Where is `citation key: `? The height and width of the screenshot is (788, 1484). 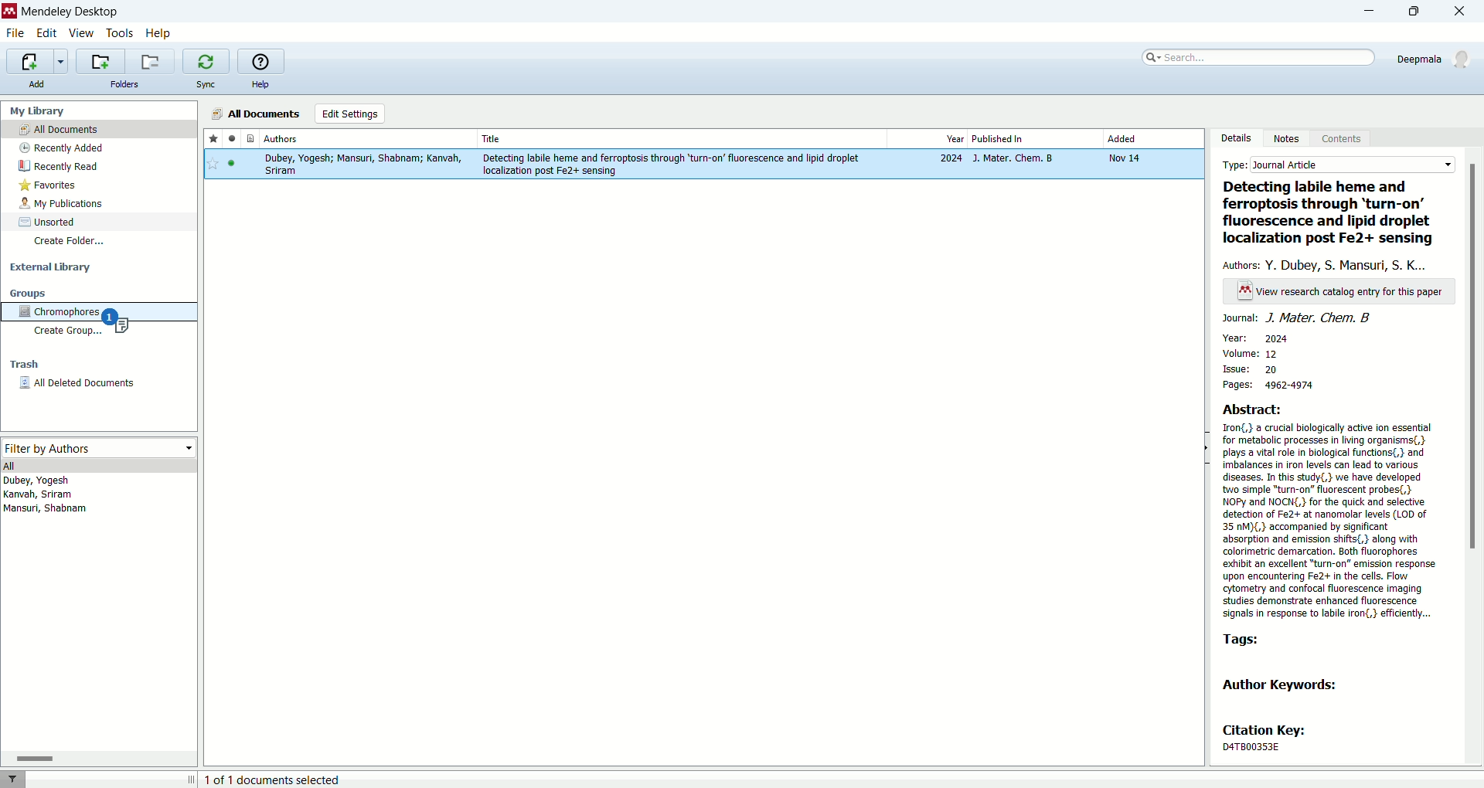 citation key:  is located at coordinates (1271, 730).